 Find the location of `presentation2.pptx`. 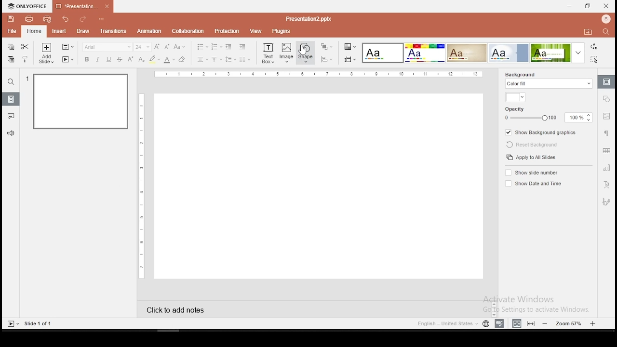

presentation2.pptx is located at coordinates (307, 19).